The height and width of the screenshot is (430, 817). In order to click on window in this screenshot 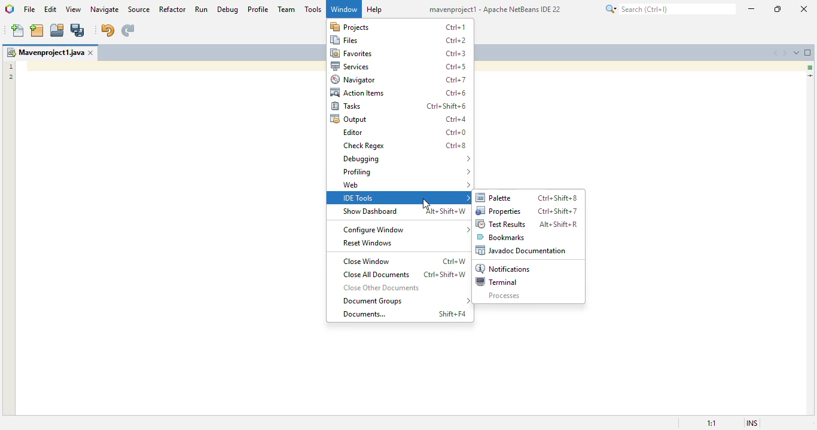, I will do `click(344, 8)`.